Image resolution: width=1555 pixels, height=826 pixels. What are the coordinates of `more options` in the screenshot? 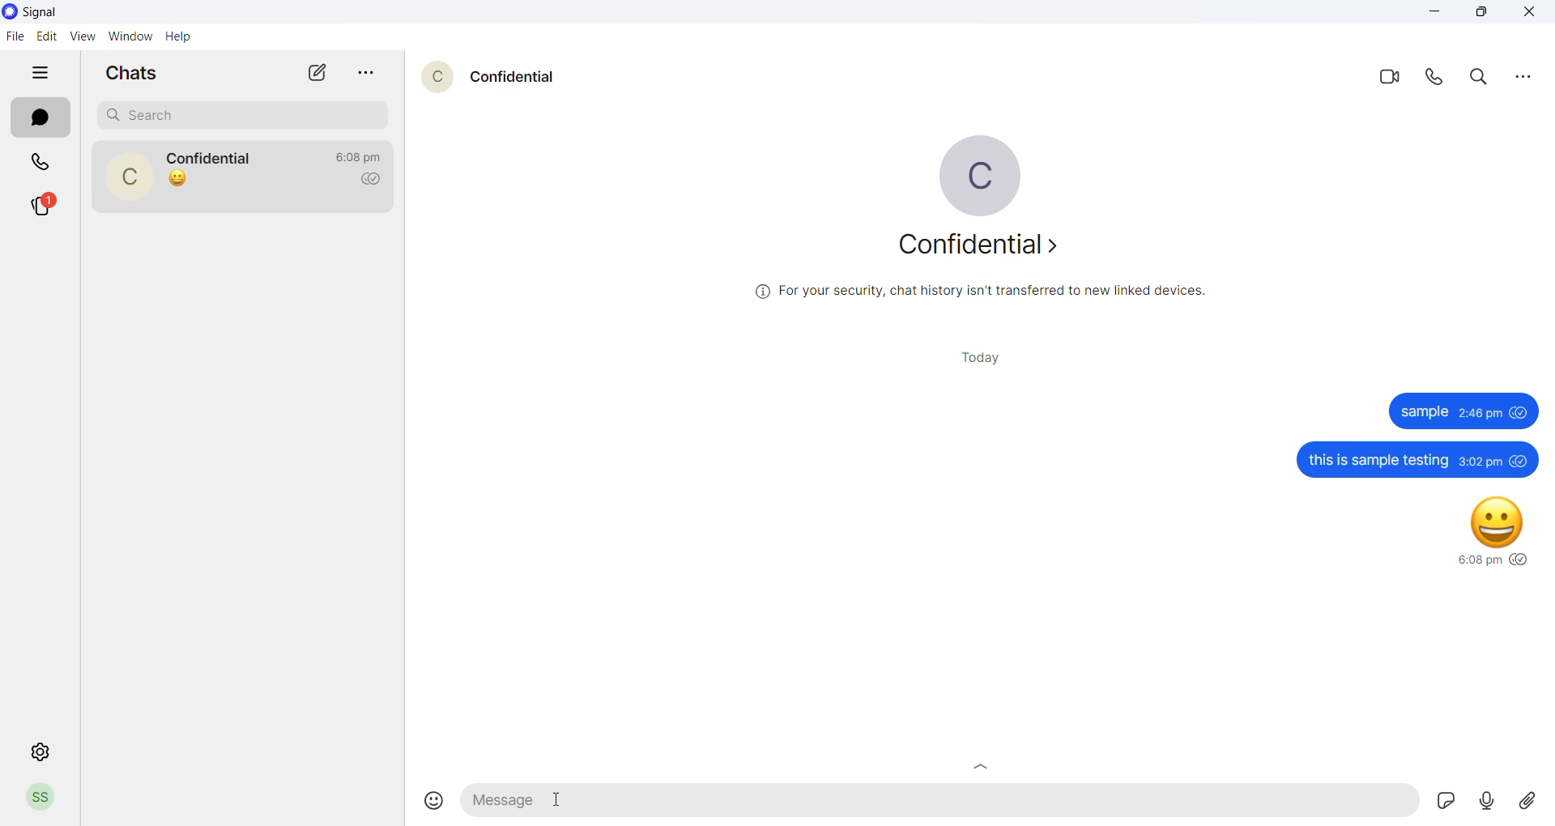 It's located at (373, 74).